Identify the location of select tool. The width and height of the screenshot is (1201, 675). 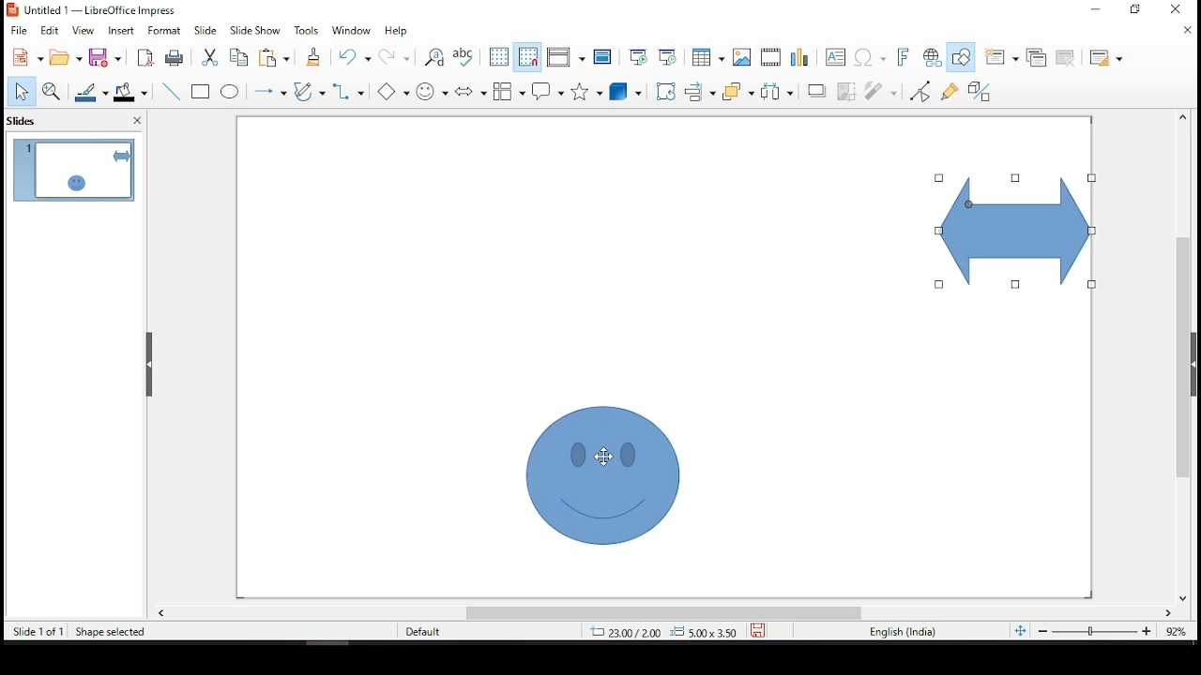
(22, 90).